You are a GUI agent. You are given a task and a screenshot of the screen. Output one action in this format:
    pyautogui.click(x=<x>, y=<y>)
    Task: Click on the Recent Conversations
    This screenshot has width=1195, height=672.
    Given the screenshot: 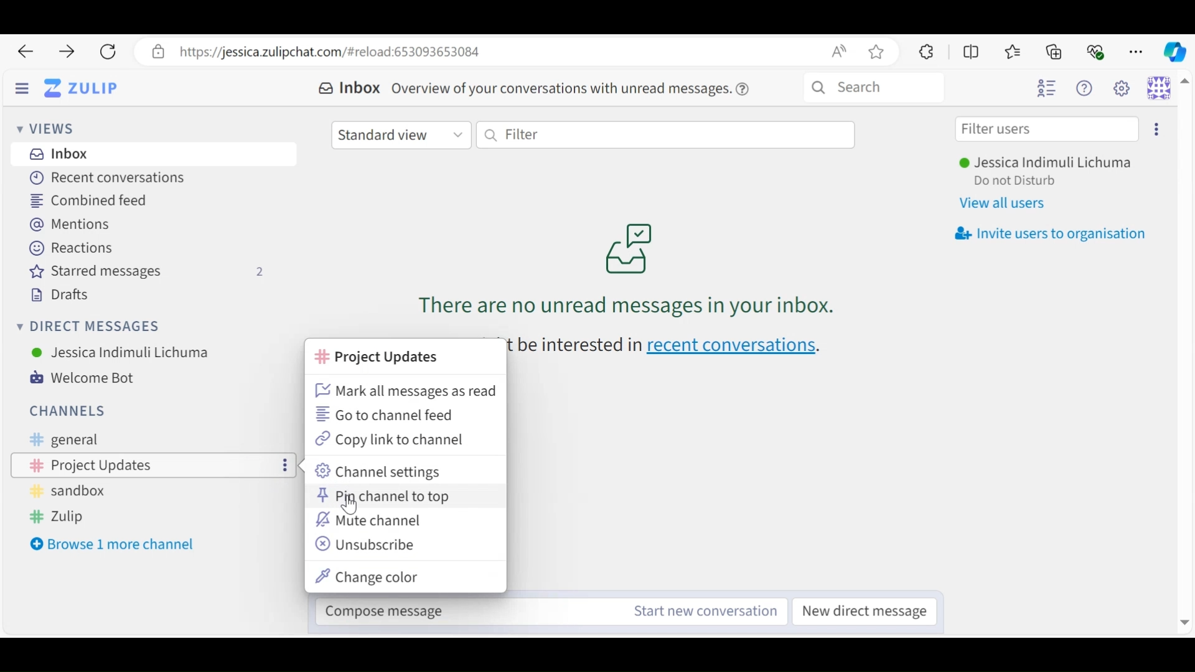 What is the action you would take?
    pyautogui.click(x=103, y=179)
    